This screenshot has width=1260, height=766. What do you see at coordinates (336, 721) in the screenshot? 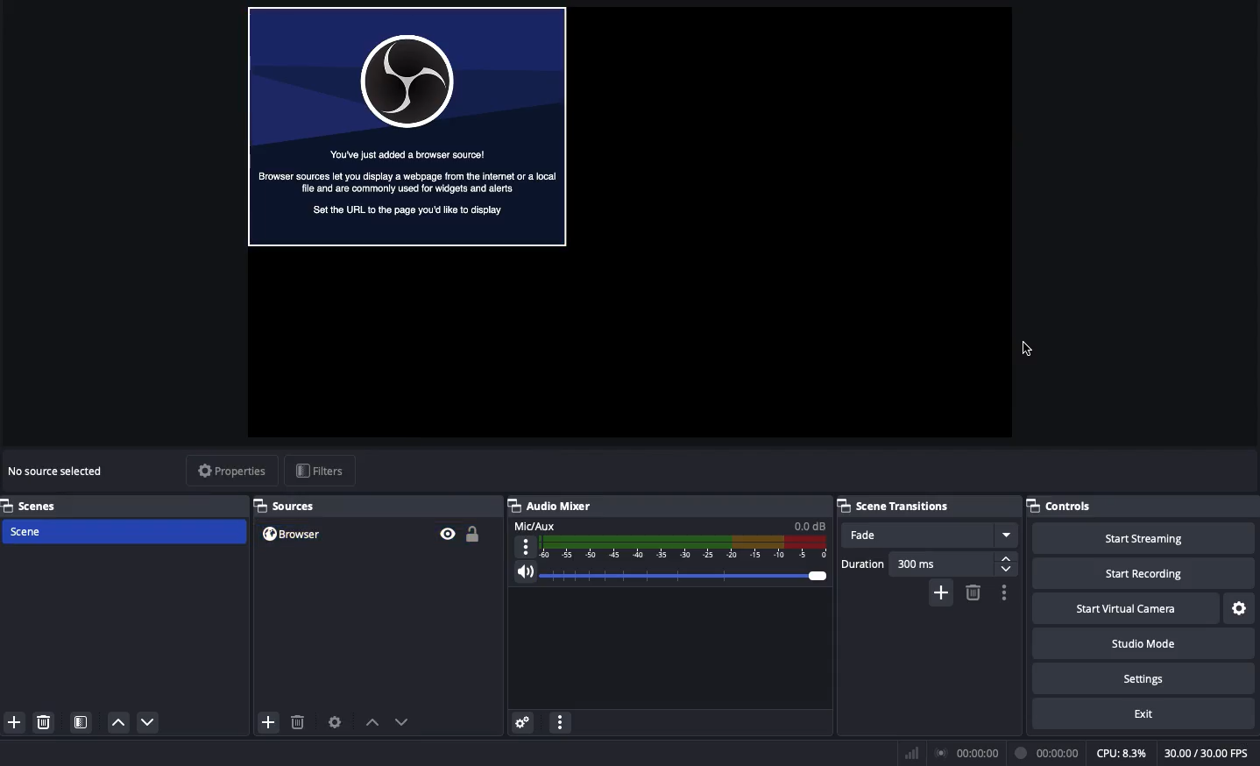
I see `Source preference` at bounding box center [336, 721].